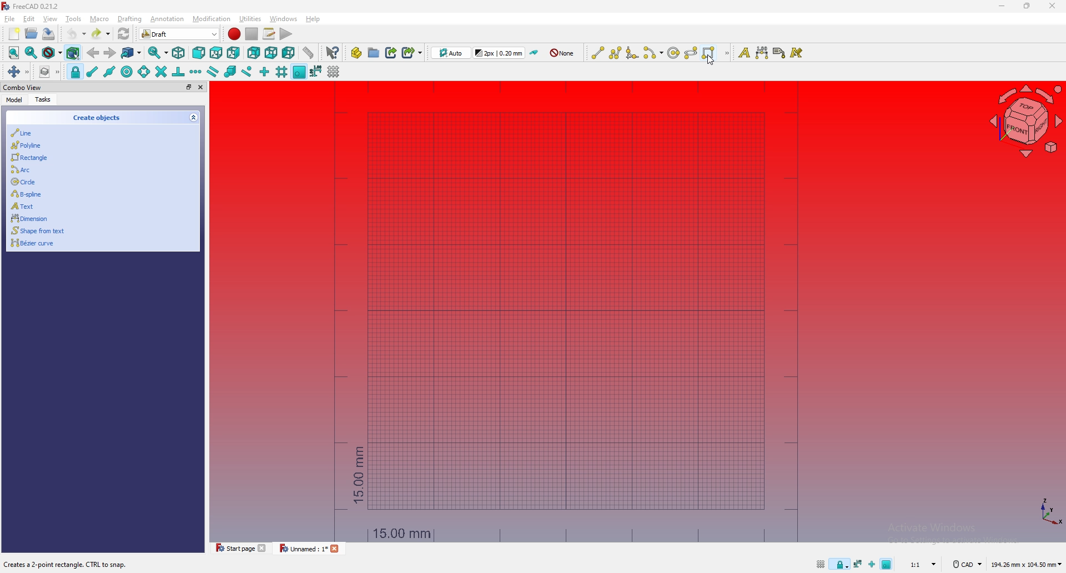 This screenshot has height=573, width=1066. What do you see at coordinates (98, 244) in the screenshot?
I see `bezier curve` at bounding box center [98, 244].